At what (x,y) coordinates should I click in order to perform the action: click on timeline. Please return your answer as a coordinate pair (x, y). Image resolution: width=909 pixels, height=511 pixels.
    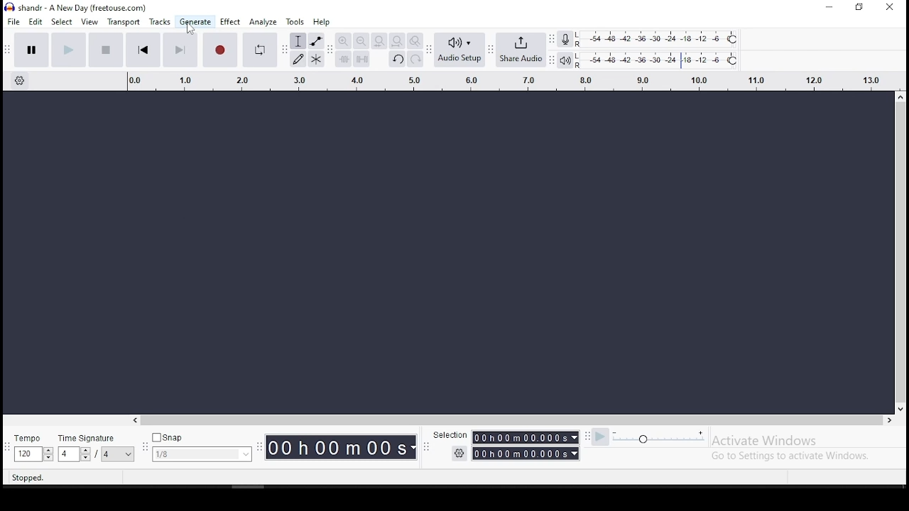
    Looking at the image, I should click on (506, 82).